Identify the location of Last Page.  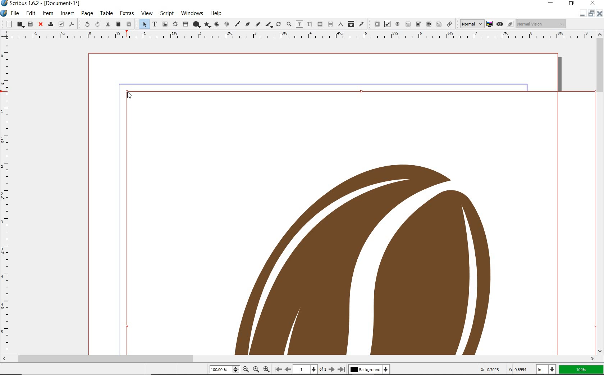
(342, 369).